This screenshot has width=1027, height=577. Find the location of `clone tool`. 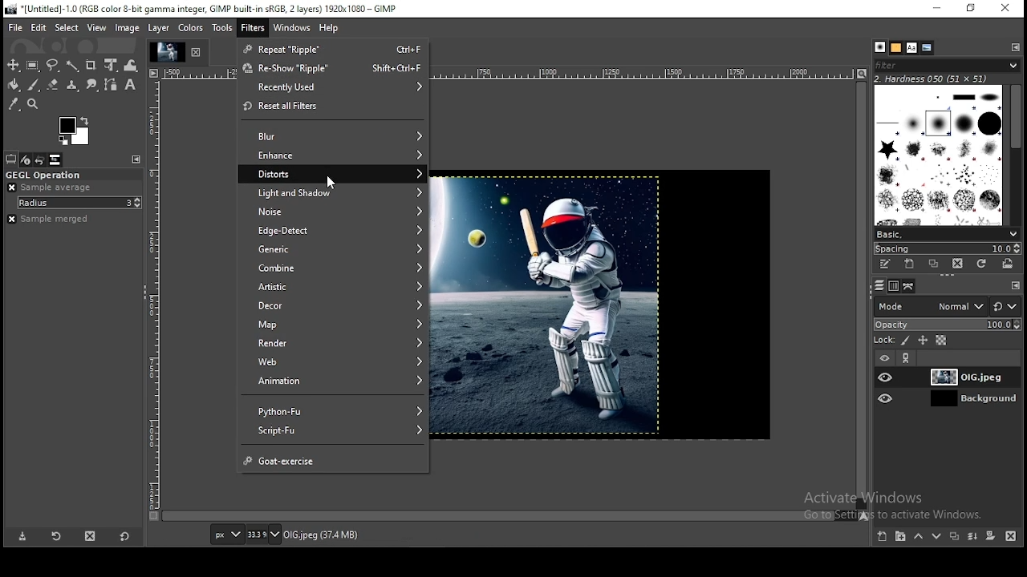

clone tool is located at coordinates (73, 86).